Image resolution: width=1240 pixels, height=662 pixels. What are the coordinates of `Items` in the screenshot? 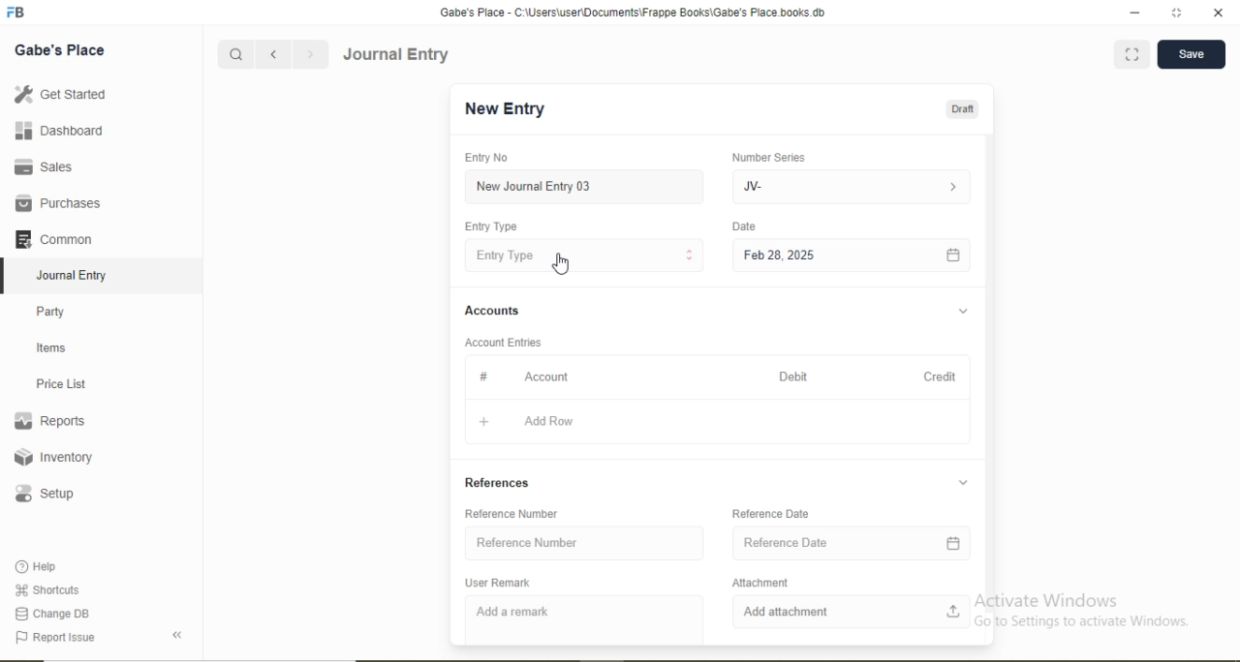 It's located at (51, 347).